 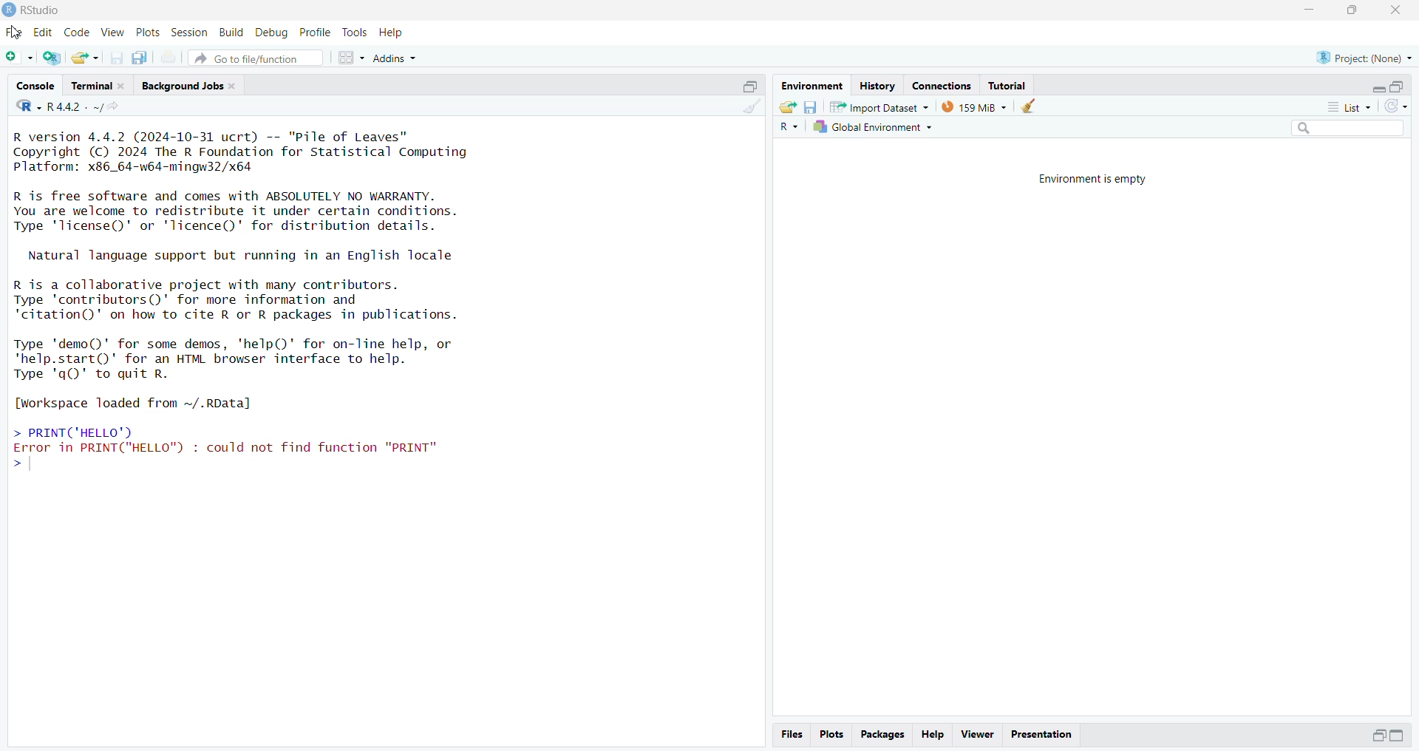 I want to click on view the current working directory, so click(x=118, y=106).